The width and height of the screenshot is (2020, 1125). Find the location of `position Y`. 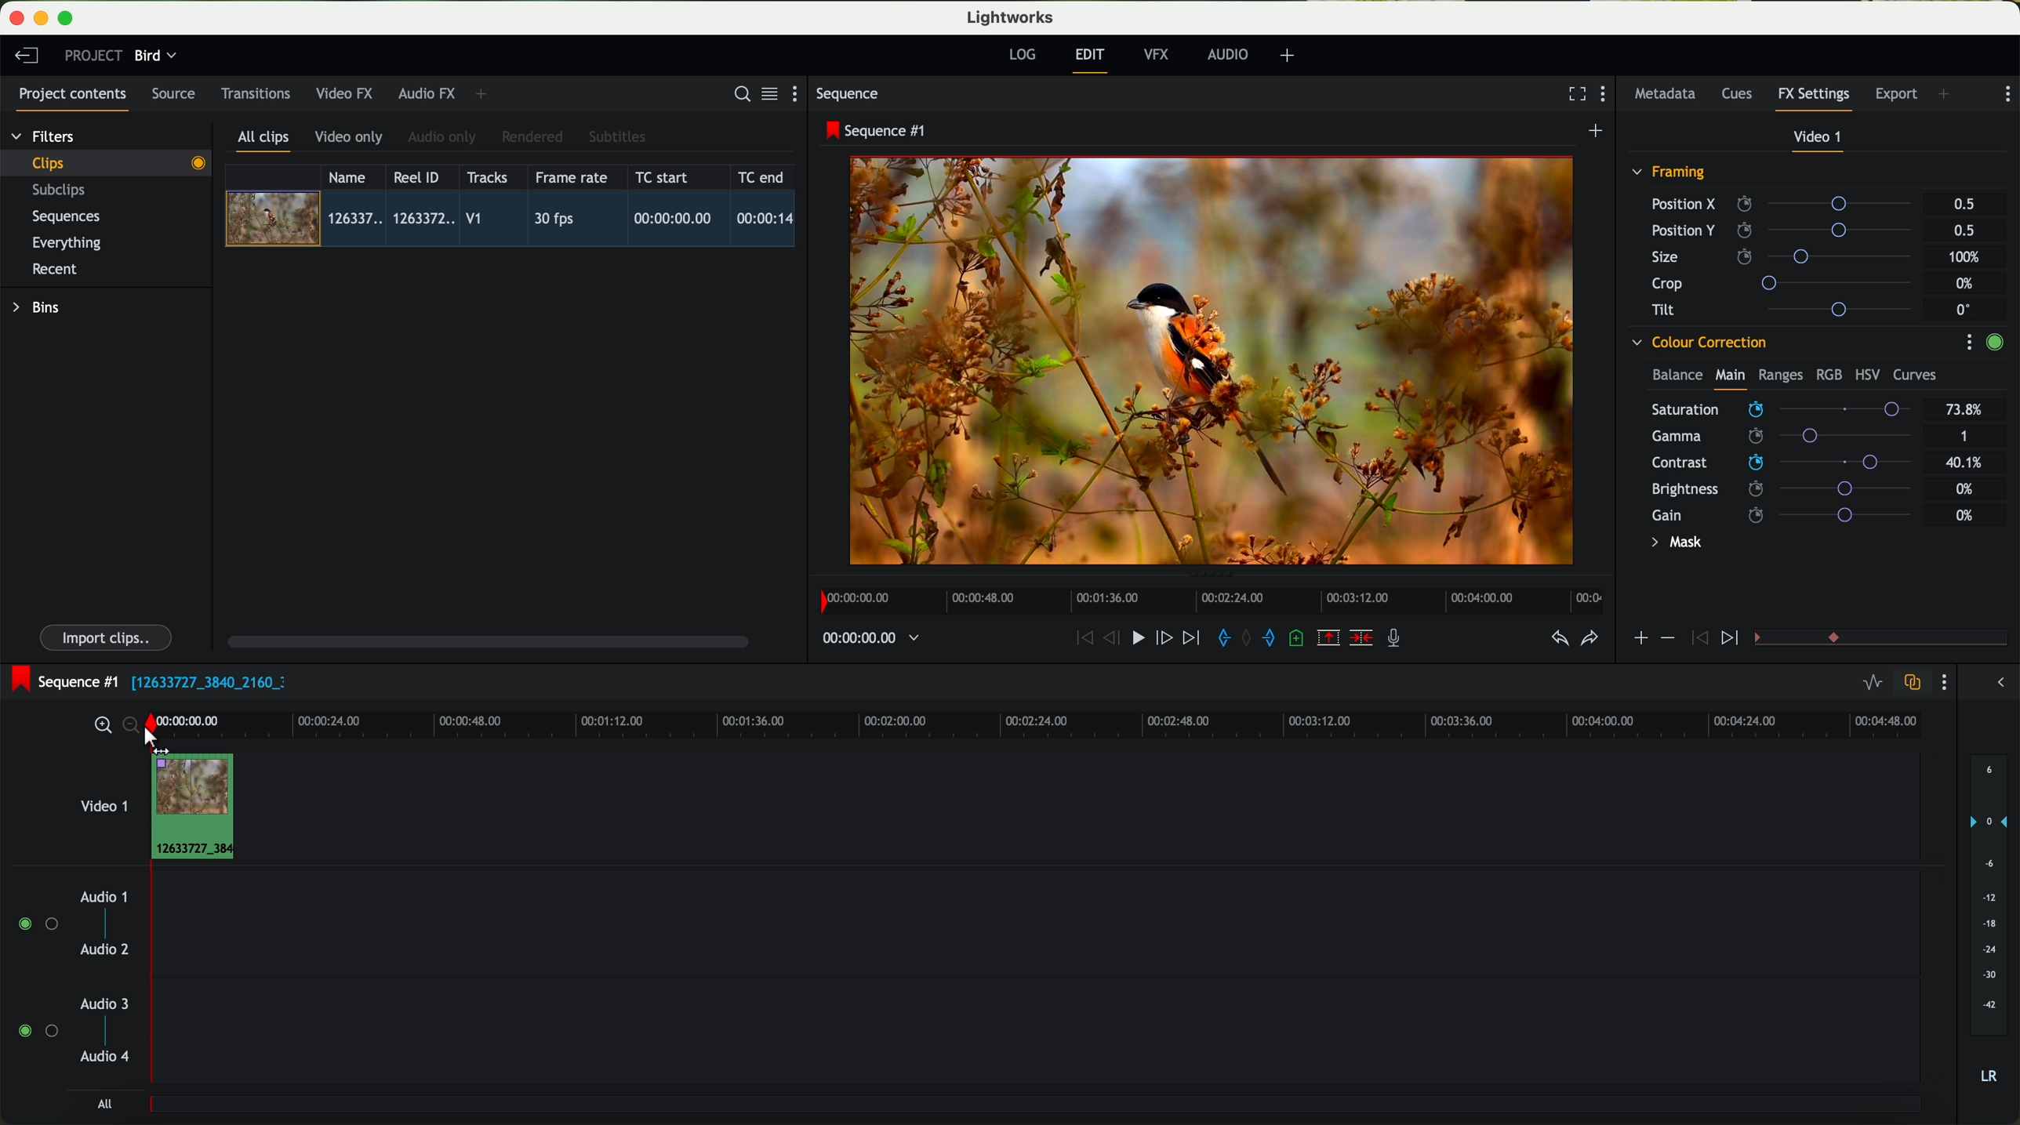

position Y is located at coordinates (1788, 230).